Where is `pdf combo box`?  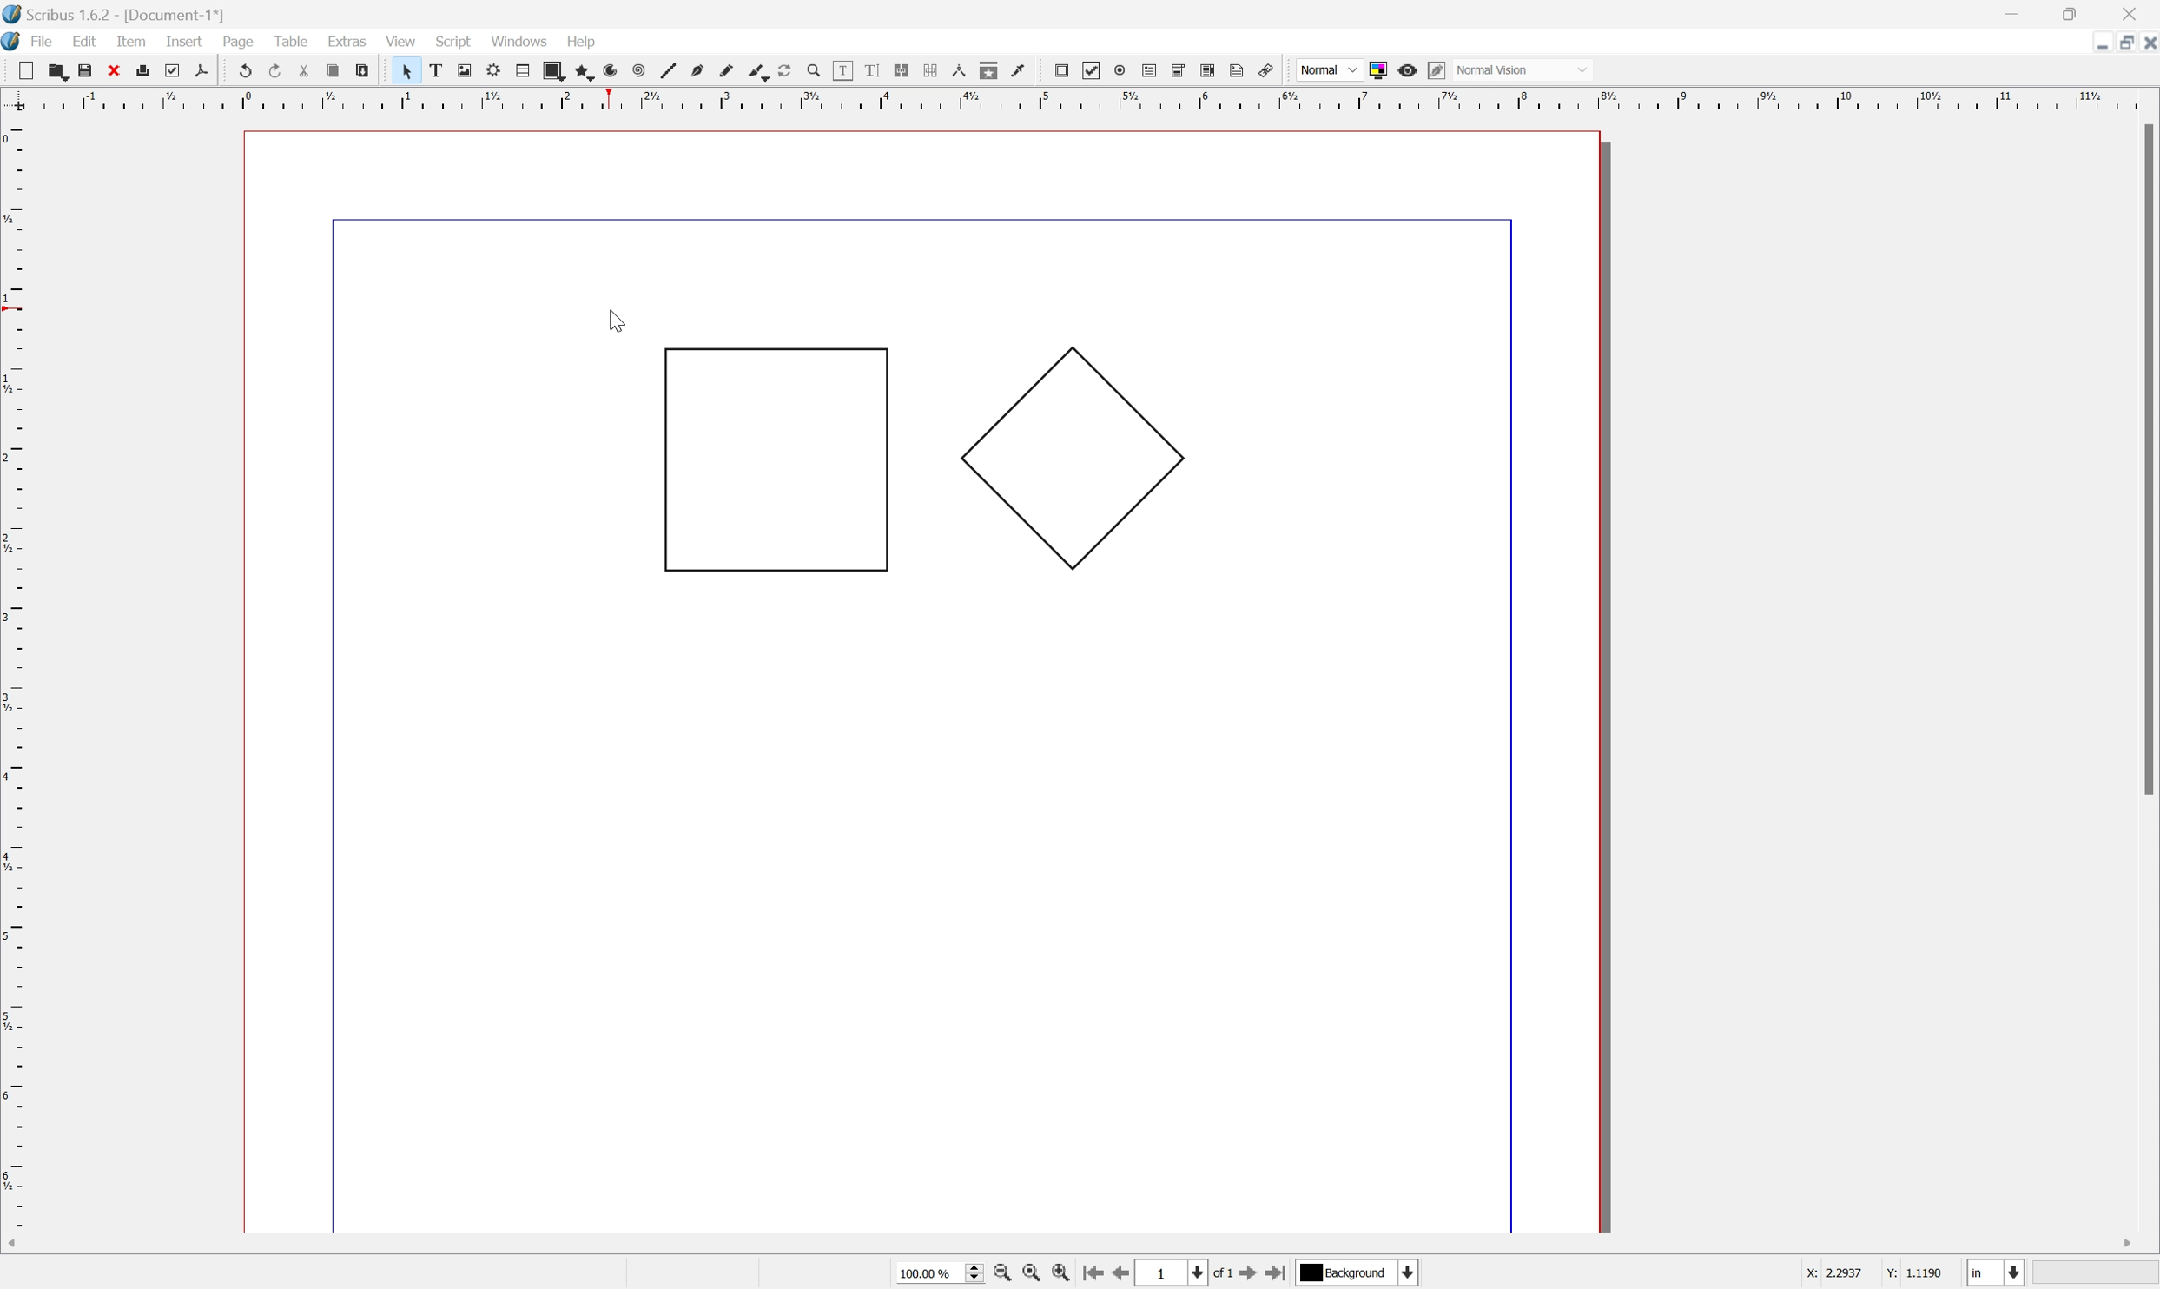 pdf combo box is located at coordinates (1178, 71).